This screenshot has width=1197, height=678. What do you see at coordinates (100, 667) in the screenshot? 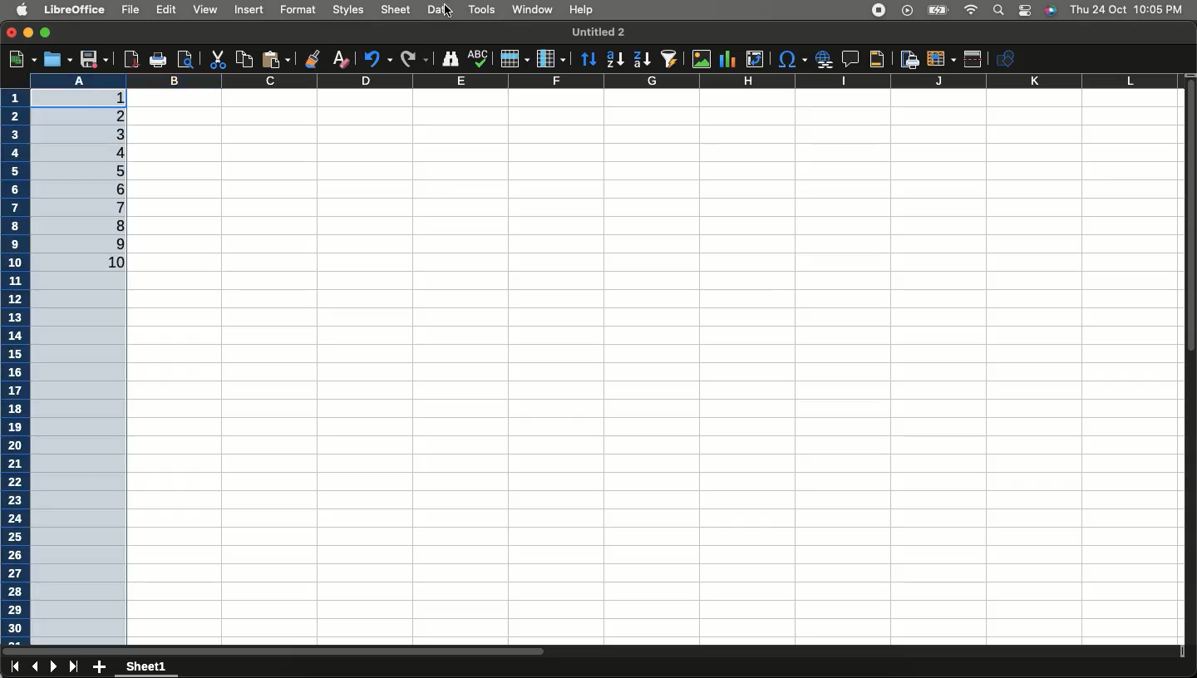
I see `Add new sheet` at bounding box center [100, 667].